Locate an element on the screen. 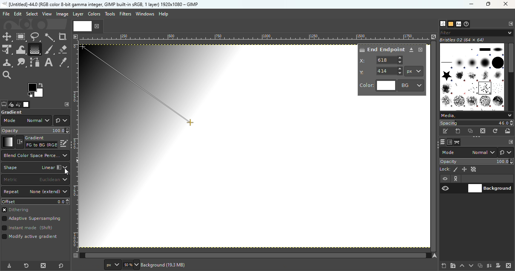 This screenshot has width=515, height=271. Vertical scroll bar is located at coordinates (251, 256).